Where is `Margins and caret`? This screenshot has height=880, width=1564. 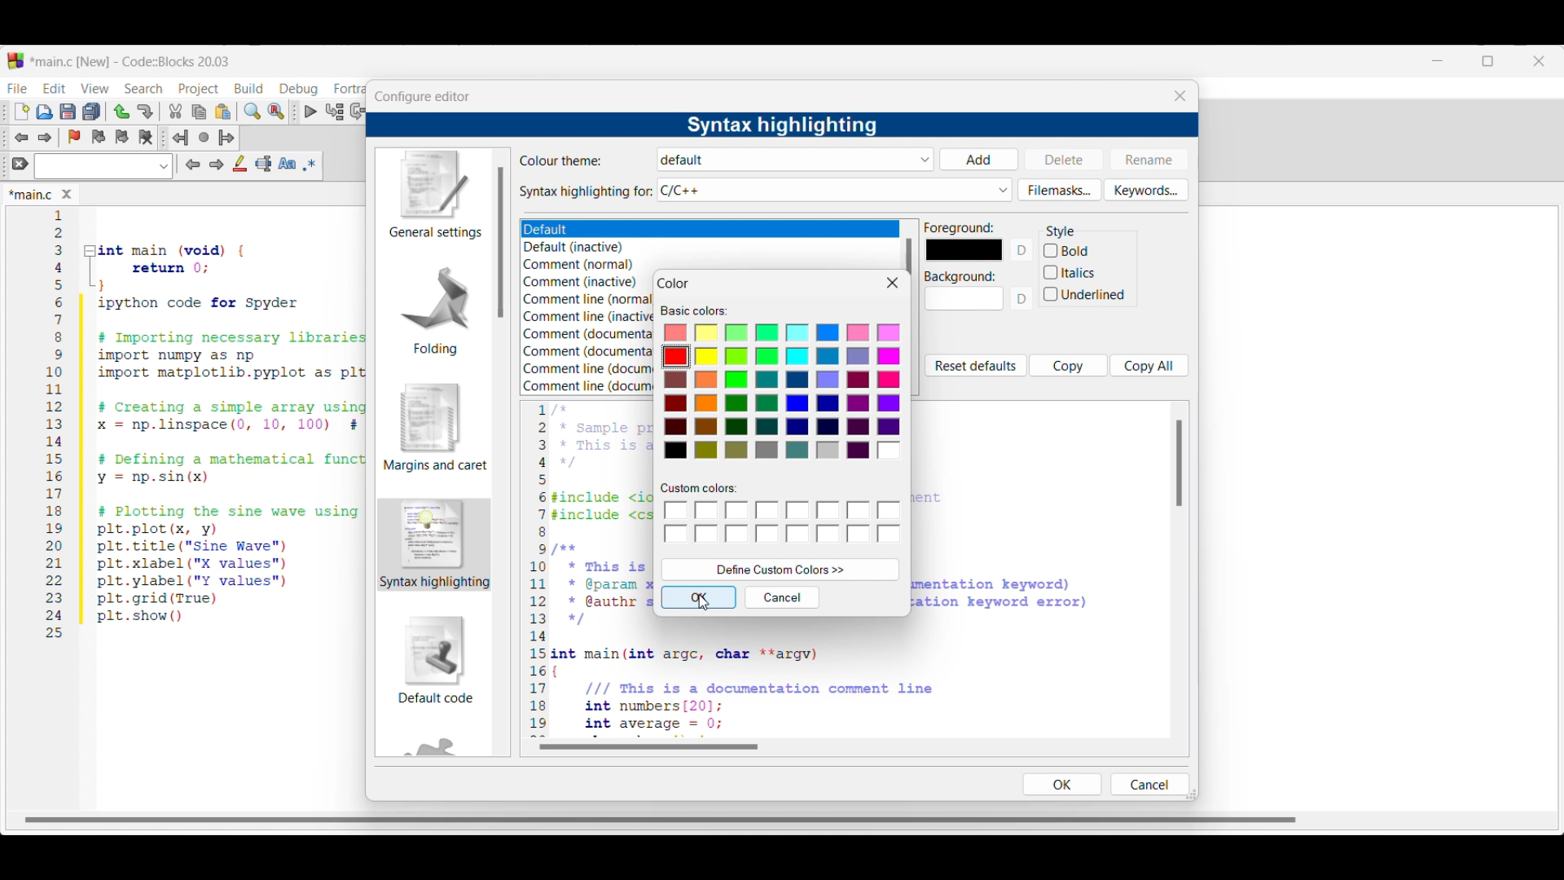 Margins and caret is located at coordinates (436, 427).